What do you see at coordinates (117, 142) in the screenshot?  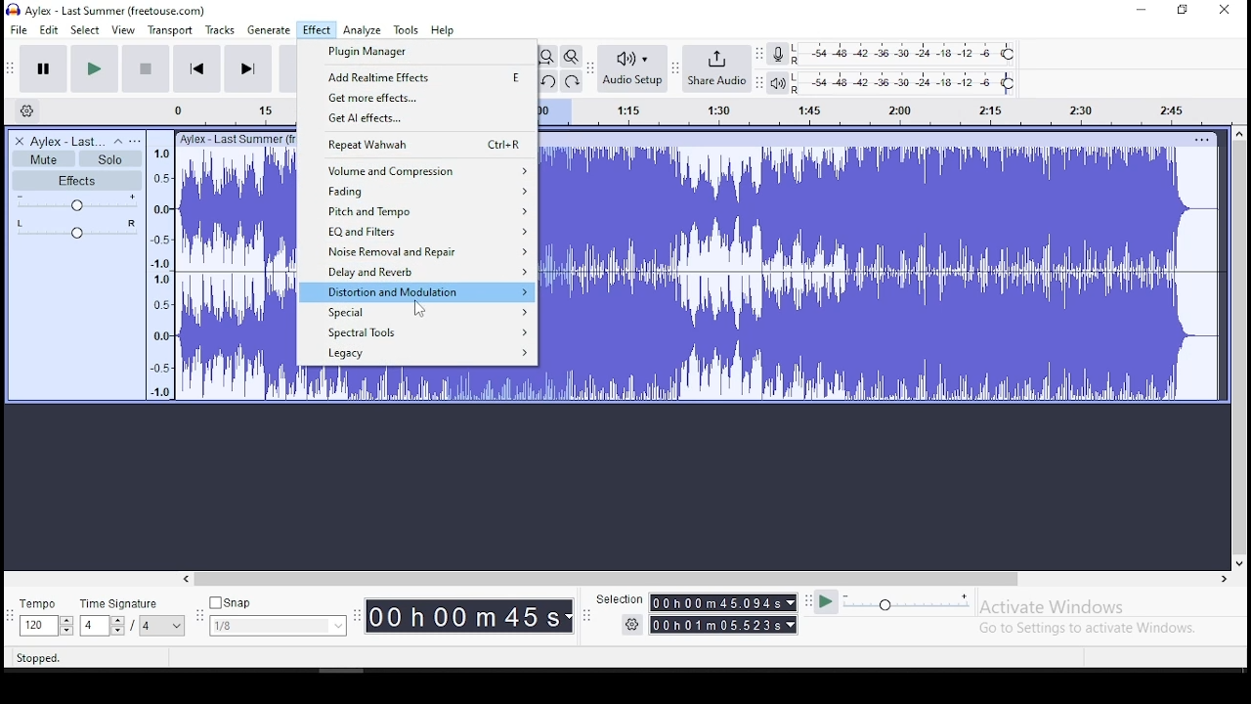 I see `collapse` at bounding box center [117, 142].